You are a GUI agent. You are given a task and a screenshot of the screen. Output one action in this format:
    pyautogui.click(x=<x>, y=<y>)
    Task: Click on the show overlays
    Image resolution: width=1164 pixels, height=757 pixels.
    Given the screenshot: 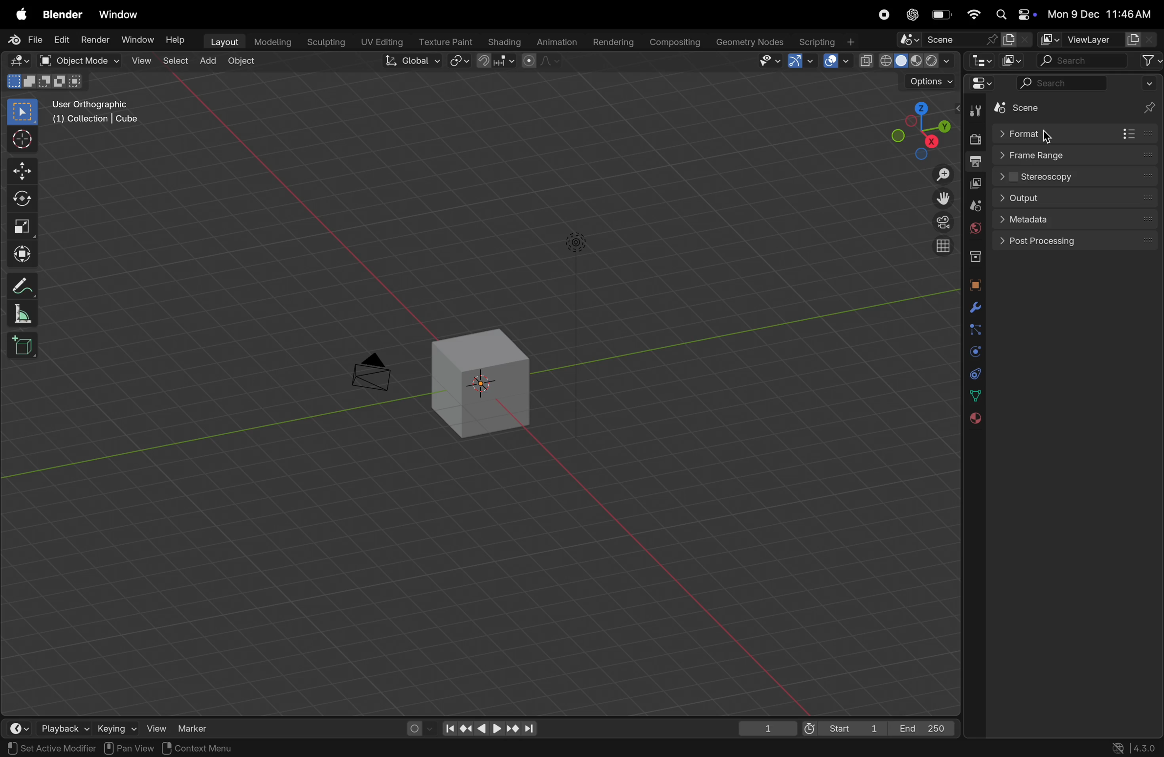 What is the action you would take?
    pyautogui.click(x=832, y=62)
    